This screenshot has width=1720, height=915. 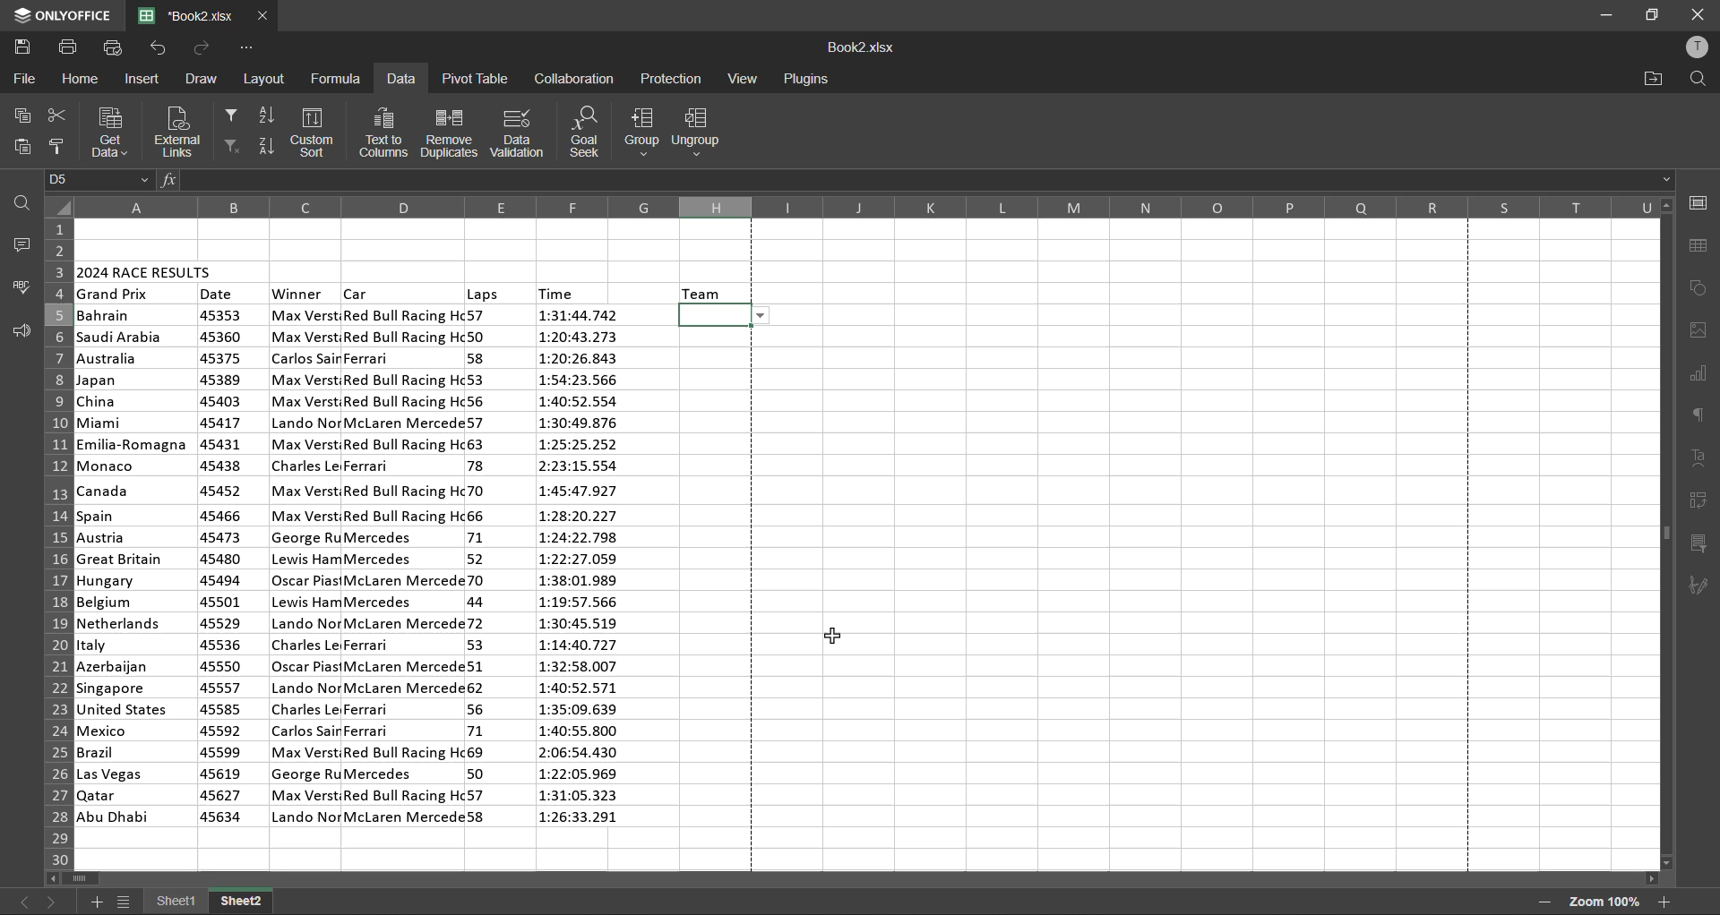 What do you see at coordinates (1699, 330) in the screenshot?
I see `images` at bounding box center [1699, 330].